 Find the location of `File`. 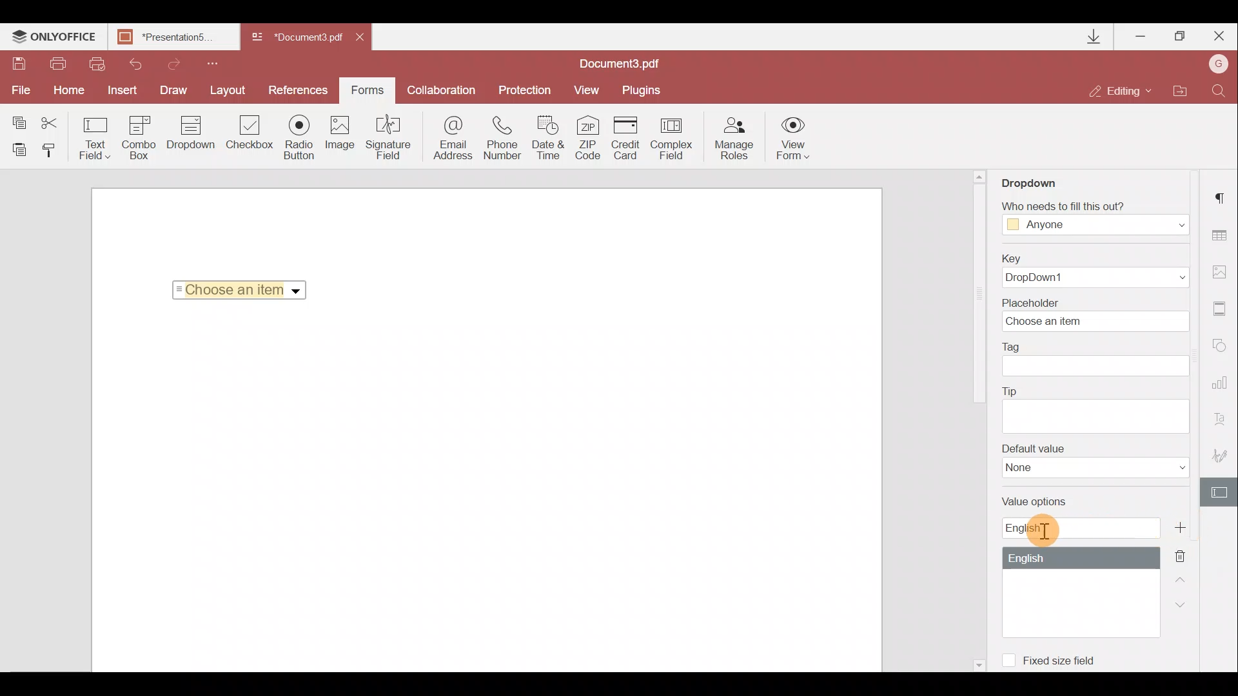

File is located at coordinates (19, 90).